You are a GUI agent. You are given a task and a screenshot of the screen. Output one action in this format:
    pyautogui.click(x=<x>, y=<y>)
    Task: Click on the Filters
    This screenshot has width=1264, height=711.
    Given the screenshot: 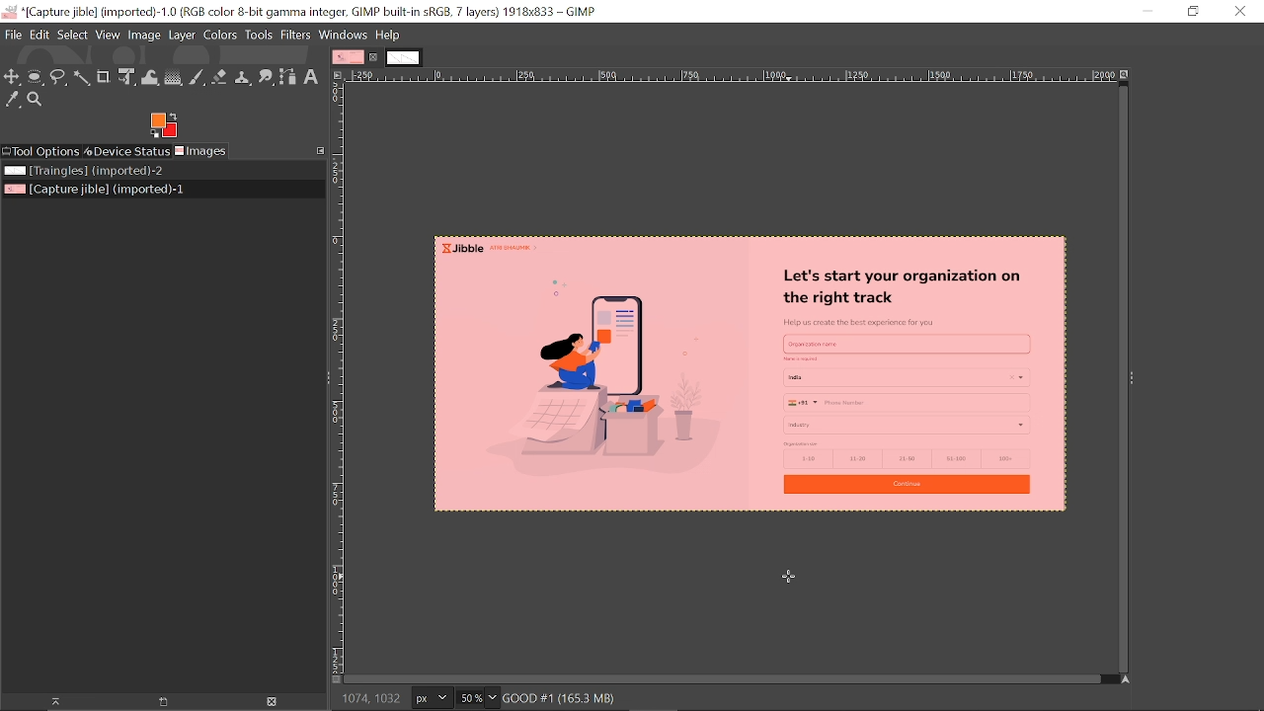 What is the action you would take?
    pyautogui.click(x=296, y=35)
    